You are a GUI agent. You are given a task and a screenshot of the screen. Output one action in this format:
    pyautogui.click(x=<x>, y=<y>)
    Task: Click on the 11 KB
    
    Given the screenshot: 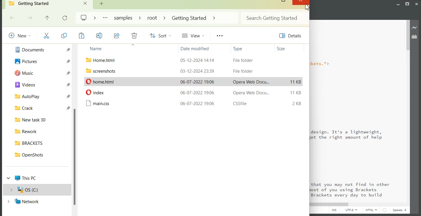 What is the action you would take?
    pyautogui.click(x=296, y=93)
    